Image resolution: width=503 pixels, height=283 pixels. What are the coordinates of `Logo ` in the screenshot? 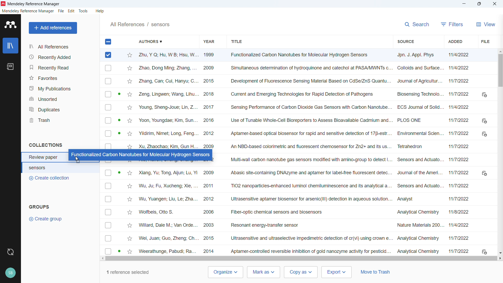 It's located at (10, 25).